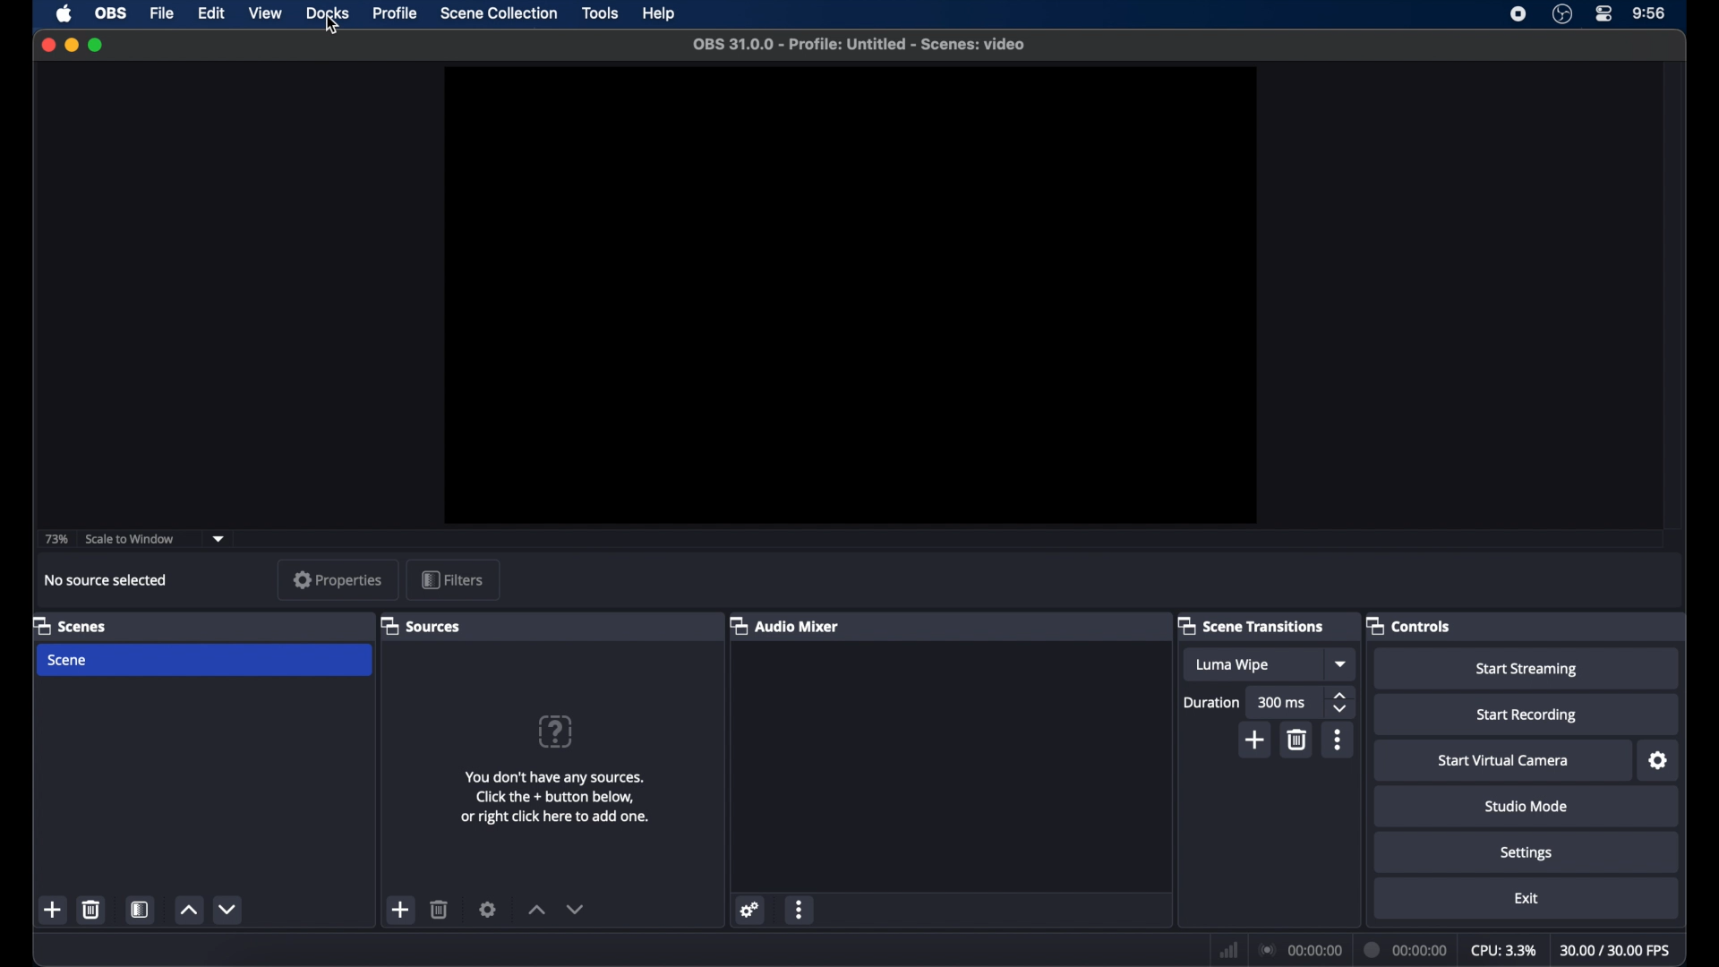 The image size is (1719, 967). What do you see at coordinates (71, 45) in the screenshot?
I see `minimize` at bounding box center [71, 45].